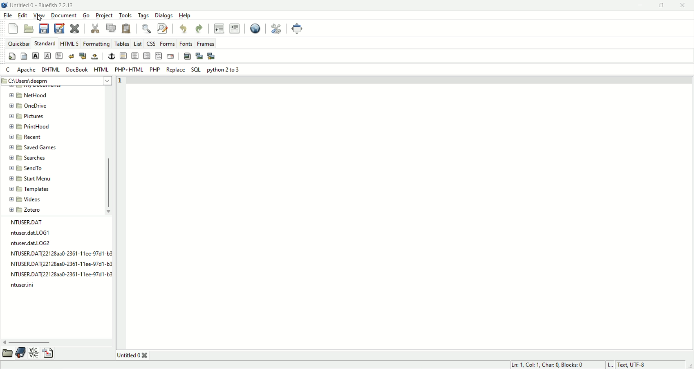  Describe the element at coordinates (276, 28) in the screenshot. I see `edit preferences` at that location.